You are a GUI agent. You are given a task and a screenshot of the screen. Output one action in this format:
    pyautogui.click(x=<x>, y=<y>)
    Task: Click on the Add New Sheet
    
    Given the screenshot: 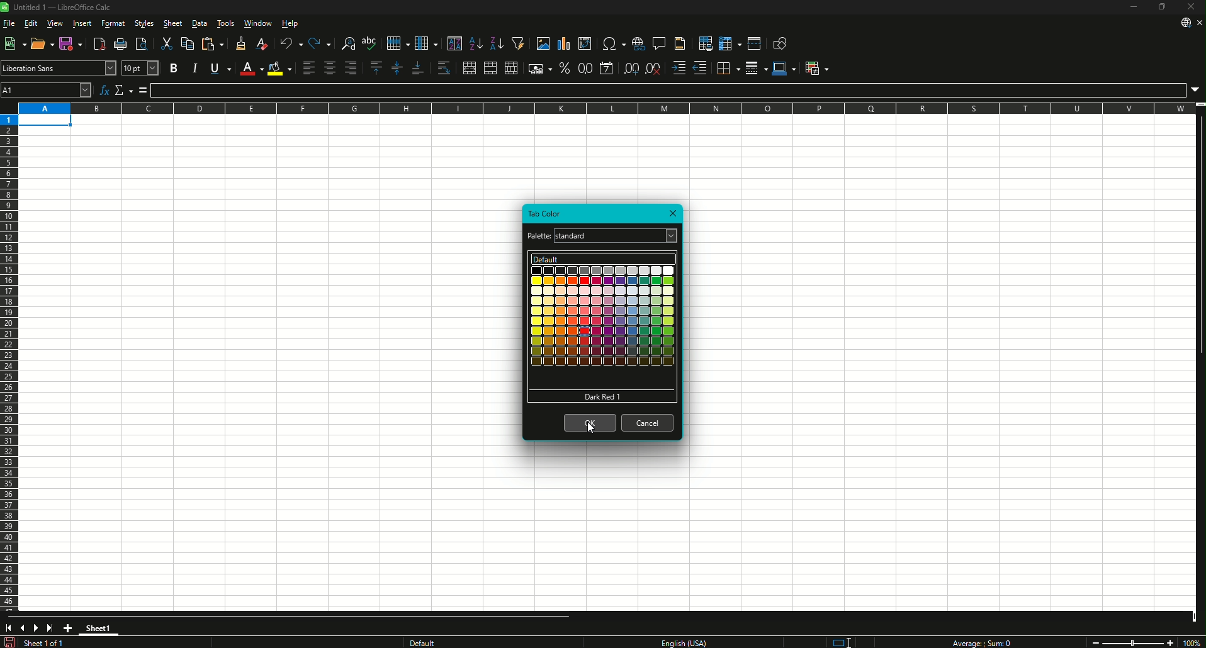 What is the action you would take?
    pyautogui.click(x=68, y=628)
    